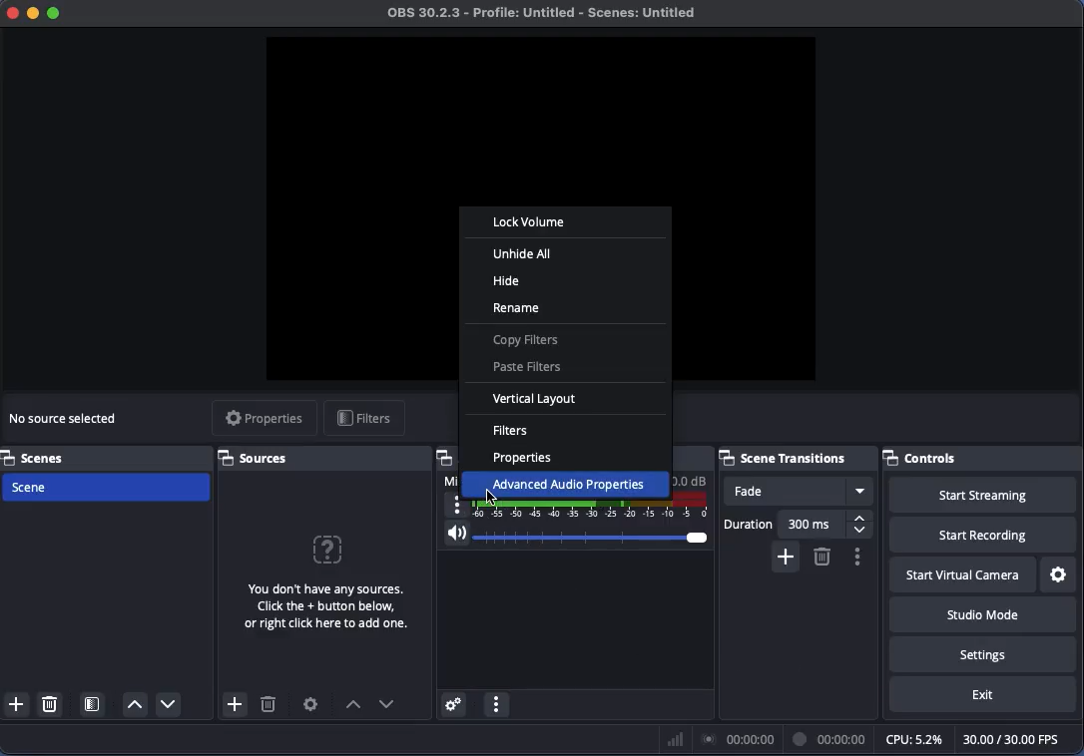 The height and width of the screenshot is (756, 1084). What do you see at coordinates (983, 653) in the screenshot?
I see `Settings` at bounding box center [983, 653].